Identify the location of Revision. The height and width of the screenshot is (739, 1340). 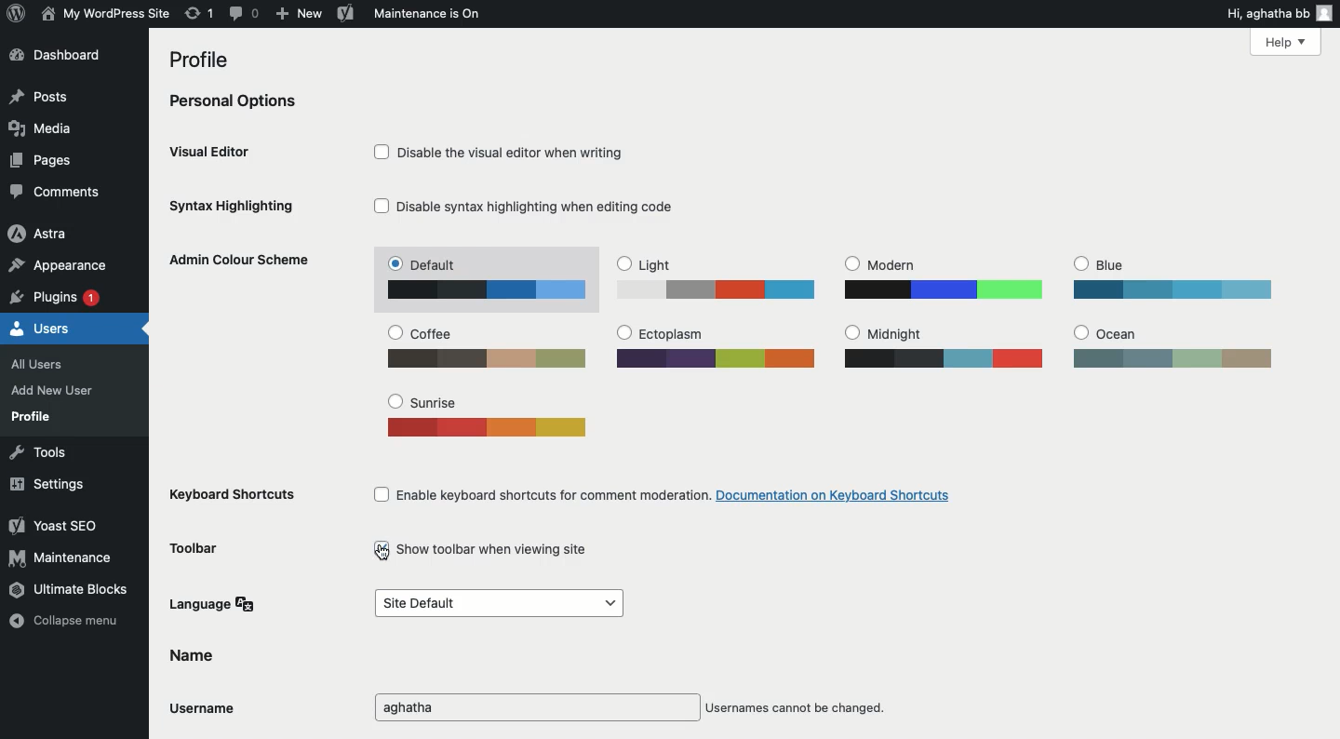
(199, 13).